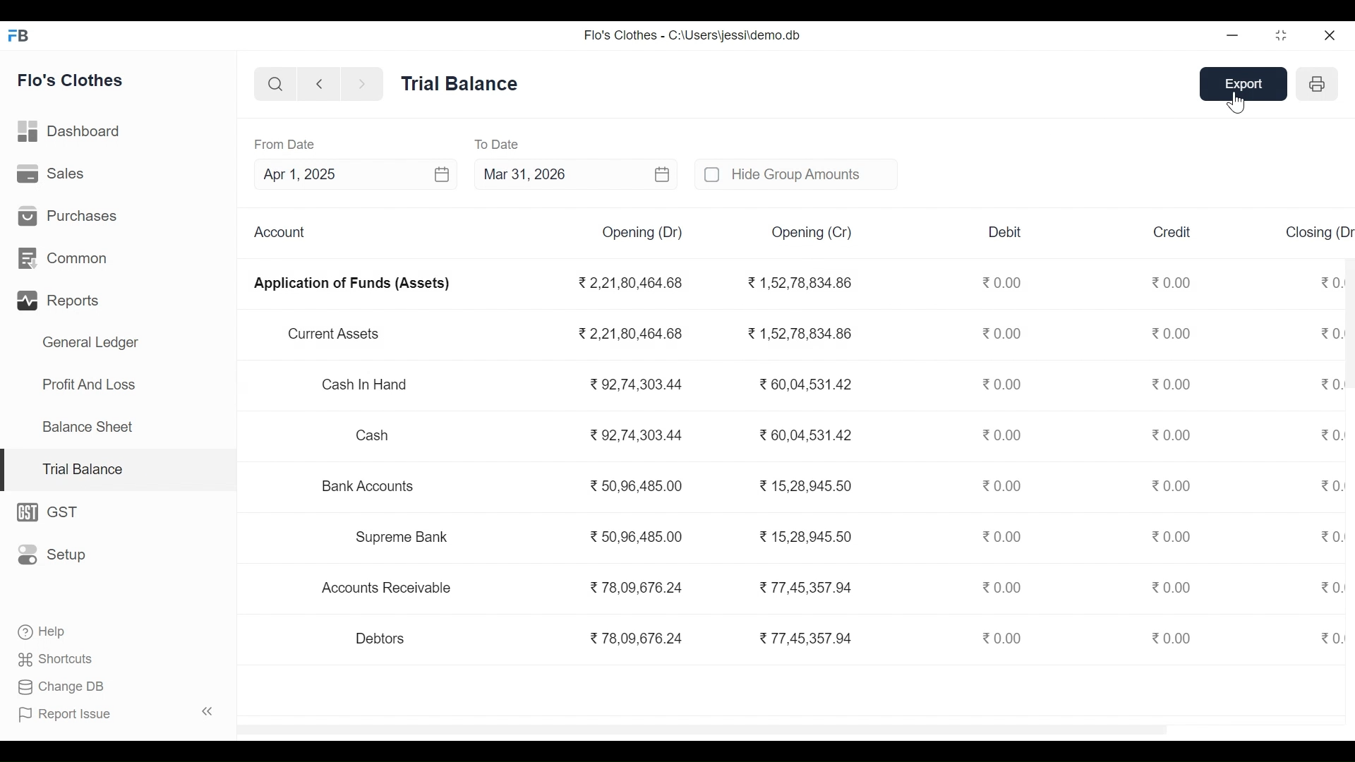  I want to click on Export, so click(1247, 84).